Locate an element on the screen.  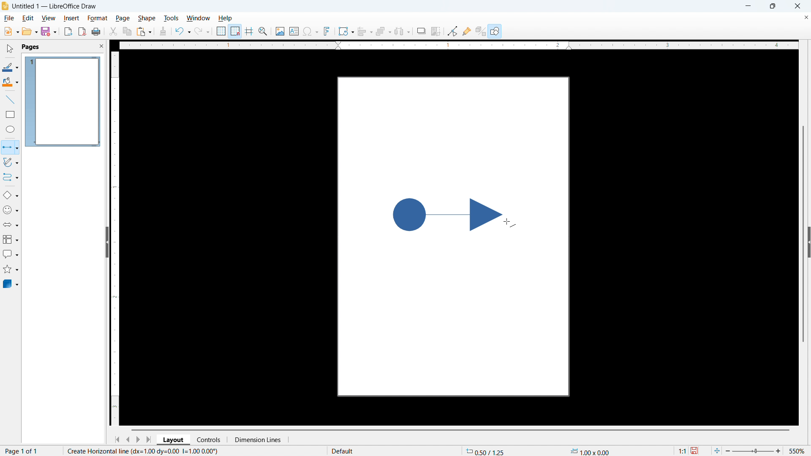
Curves and polygons  is located at coordinates (11, 163).